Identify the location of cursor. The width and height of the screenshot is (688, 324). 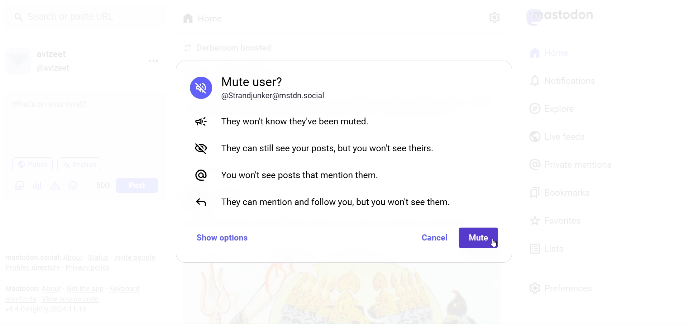
(504, 246).